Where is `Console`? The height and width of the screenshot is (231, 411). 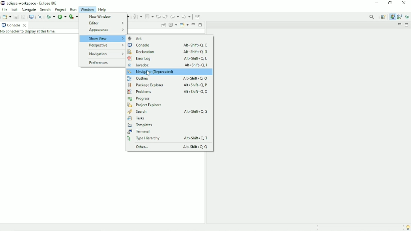 Console is located at coordinates (167, 46).